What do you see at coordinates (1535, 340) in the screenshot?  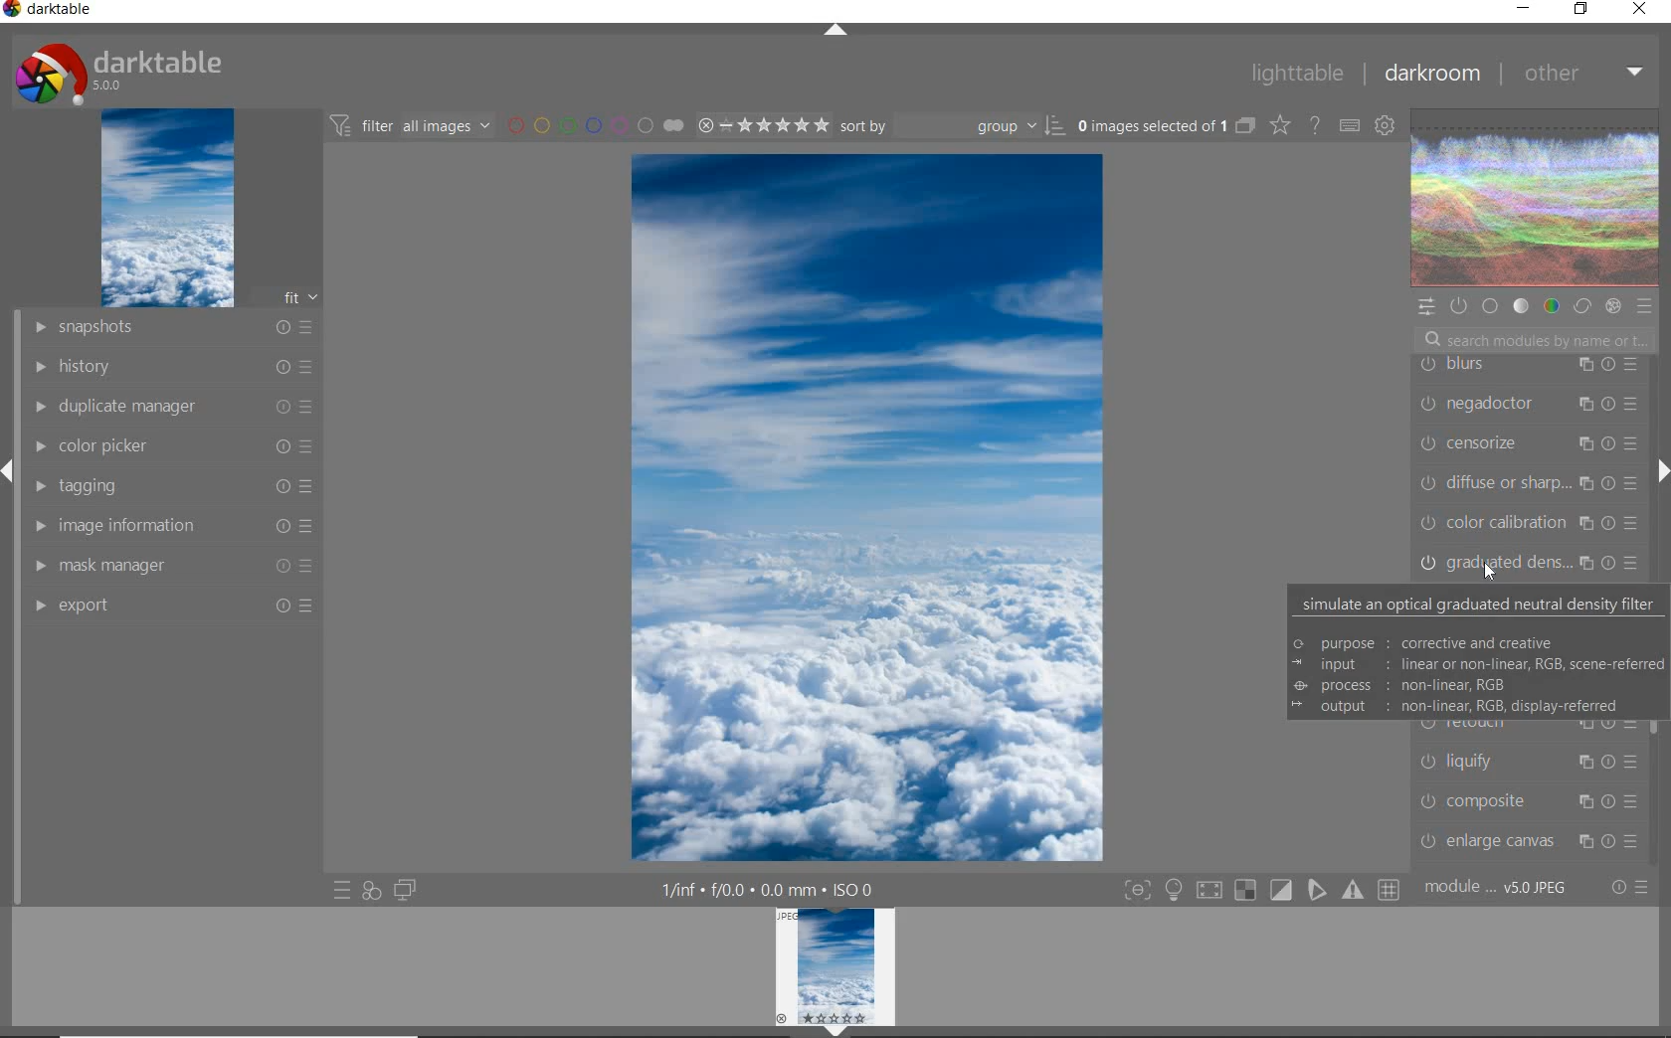 I see `SEARCH MODULES` at bounding box center [1535, 340].